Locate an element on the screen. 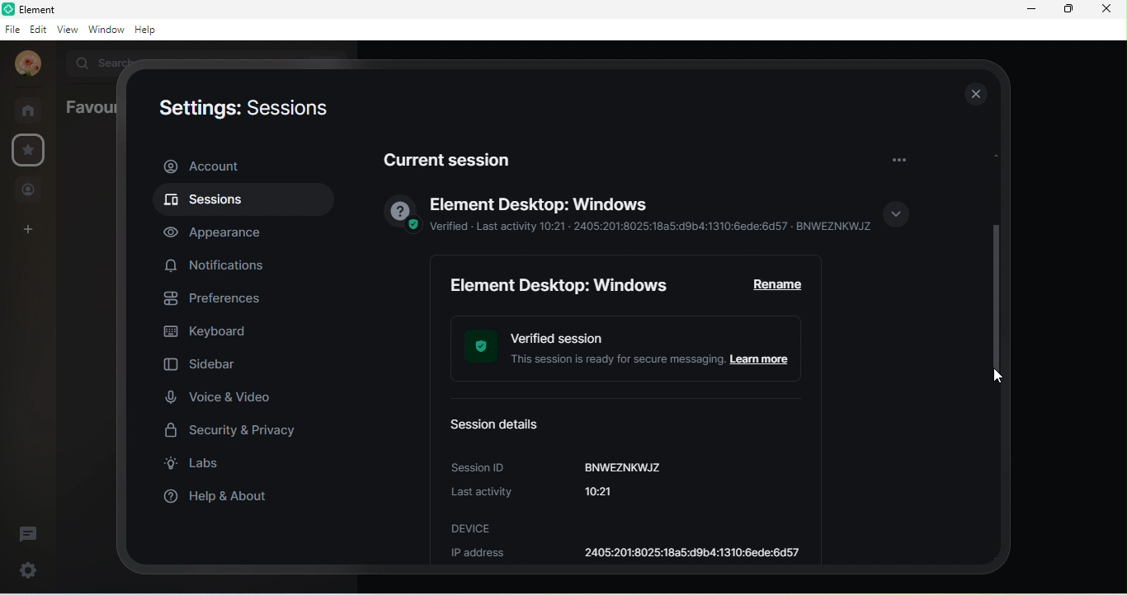 This screenshot has width=1127, height=595. account is located at coordinates (27, 63).